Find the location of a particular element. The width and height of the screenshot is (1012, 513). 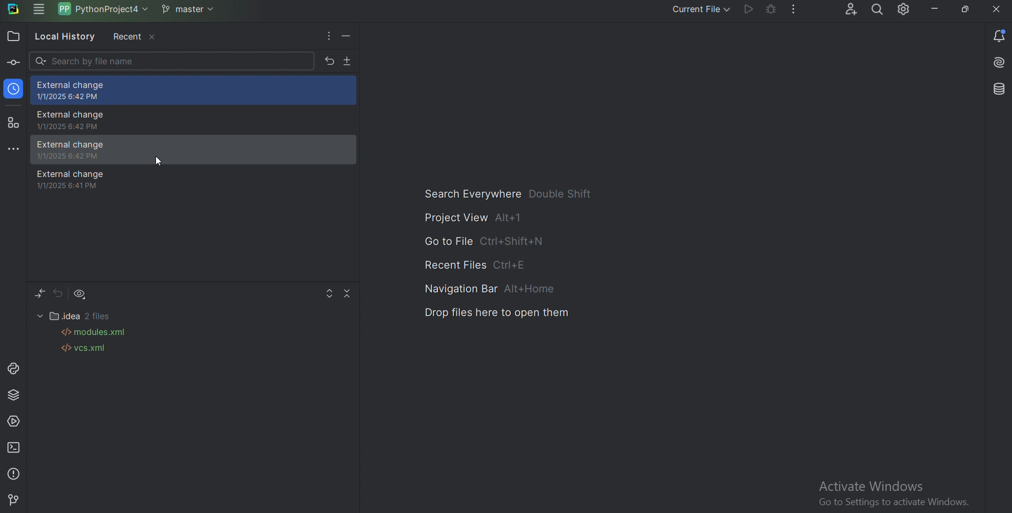

Search Everywhere is located at coordinates (513, 193).